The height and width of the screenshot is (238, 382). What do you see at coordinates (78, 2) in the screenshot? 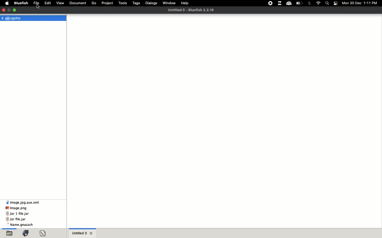
I see `document` at bounding box center [78, 2].